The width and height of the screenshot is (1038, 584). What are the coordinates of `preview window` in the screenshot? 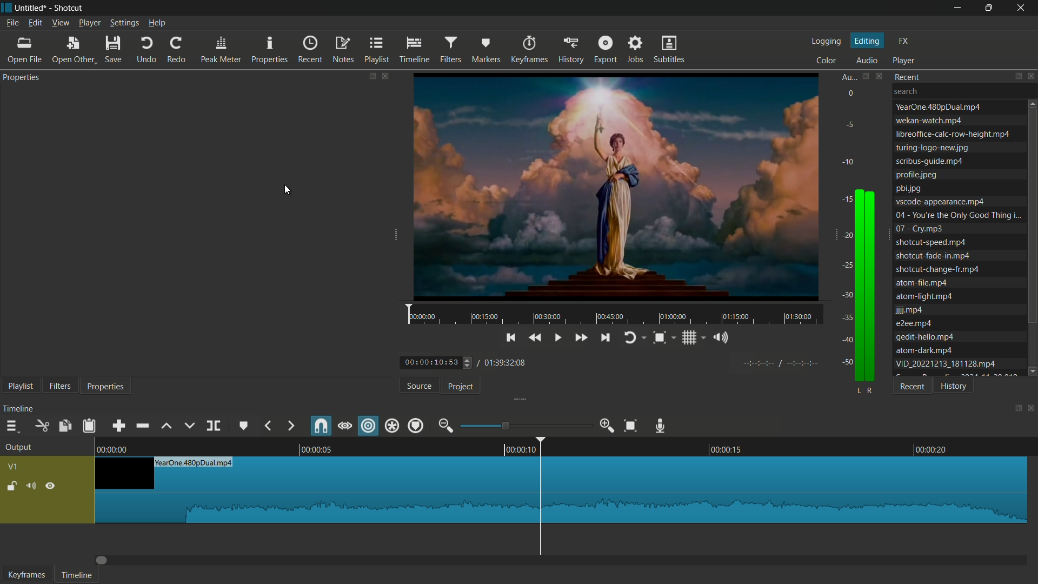 It's located at (615, 198).